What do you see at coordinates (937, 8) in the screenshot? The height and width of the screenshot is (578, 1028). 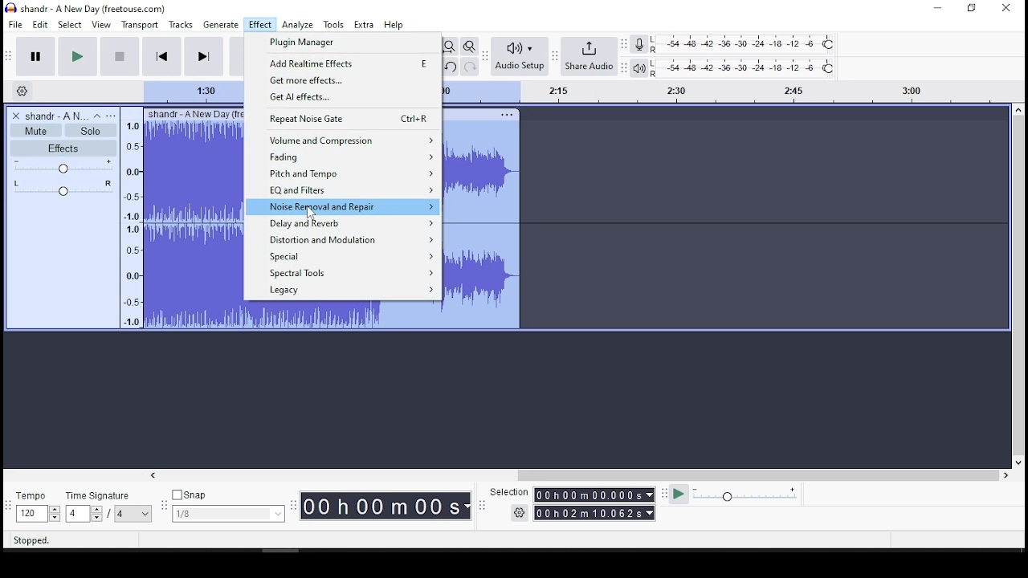 I see `minimize` at bounding box center [937, 8].